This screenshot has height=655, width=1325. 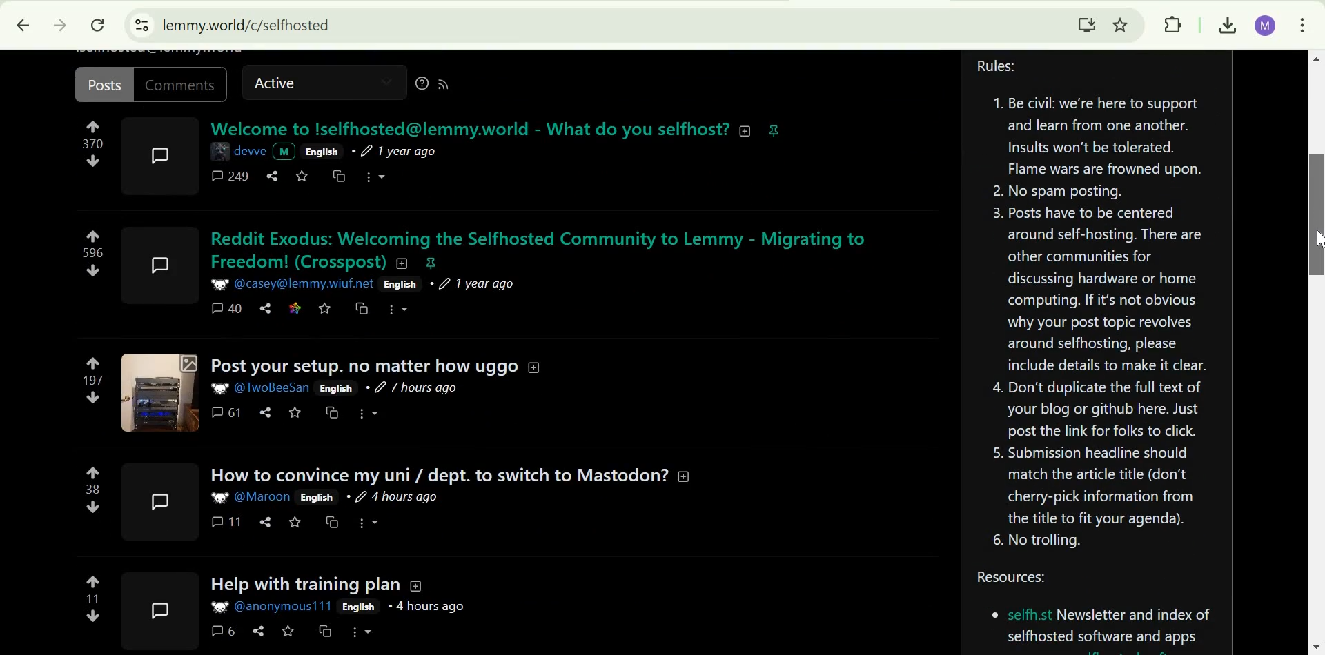 What do you see at coordinates (398, 285) in the screenshot?
I see `English` at bounding box center [398, 285].